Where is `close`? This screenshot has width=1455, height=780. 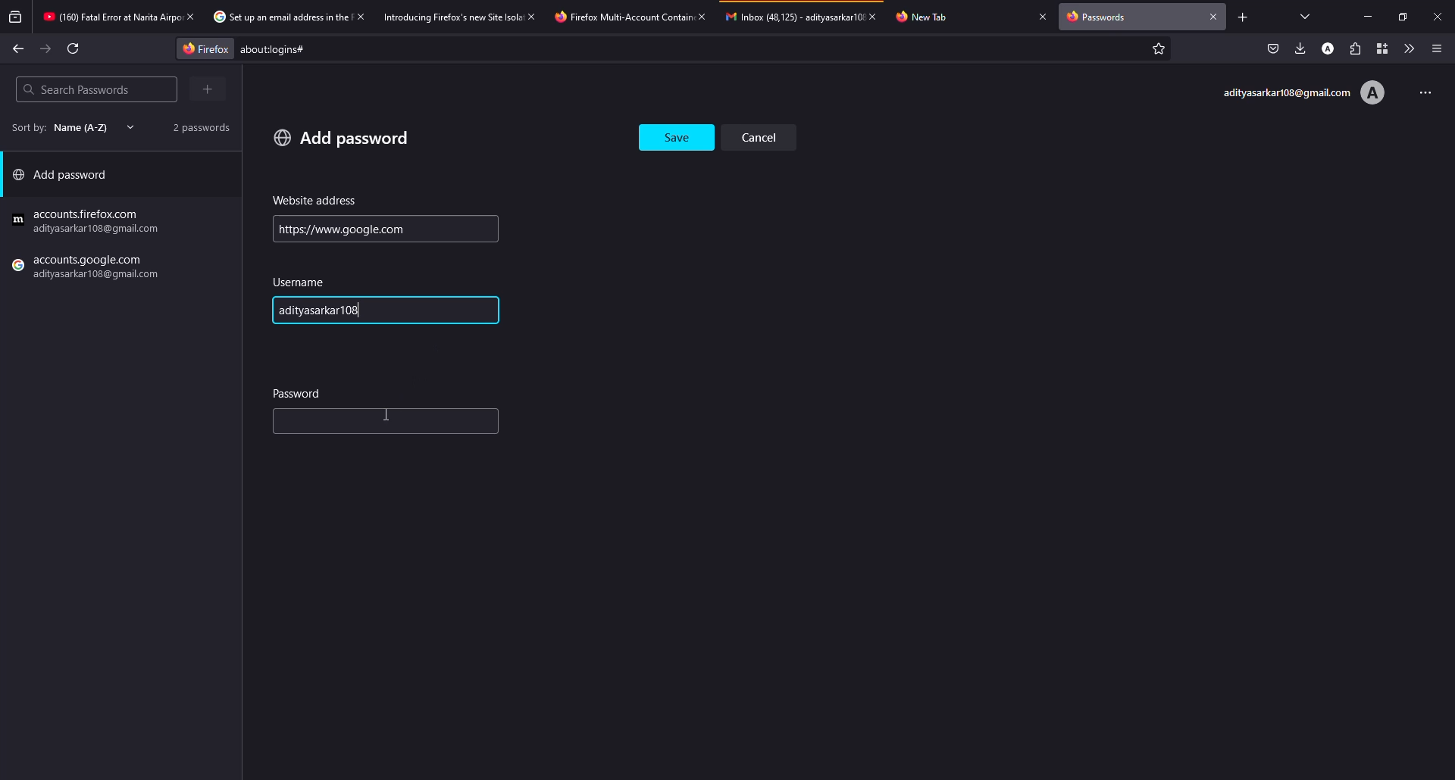 close is located at coordinates (701, 16).